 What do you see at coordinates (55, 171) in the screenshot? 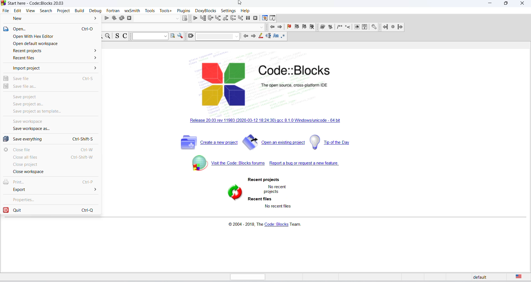
I see `close workspace` at bounding box center [55, 171].